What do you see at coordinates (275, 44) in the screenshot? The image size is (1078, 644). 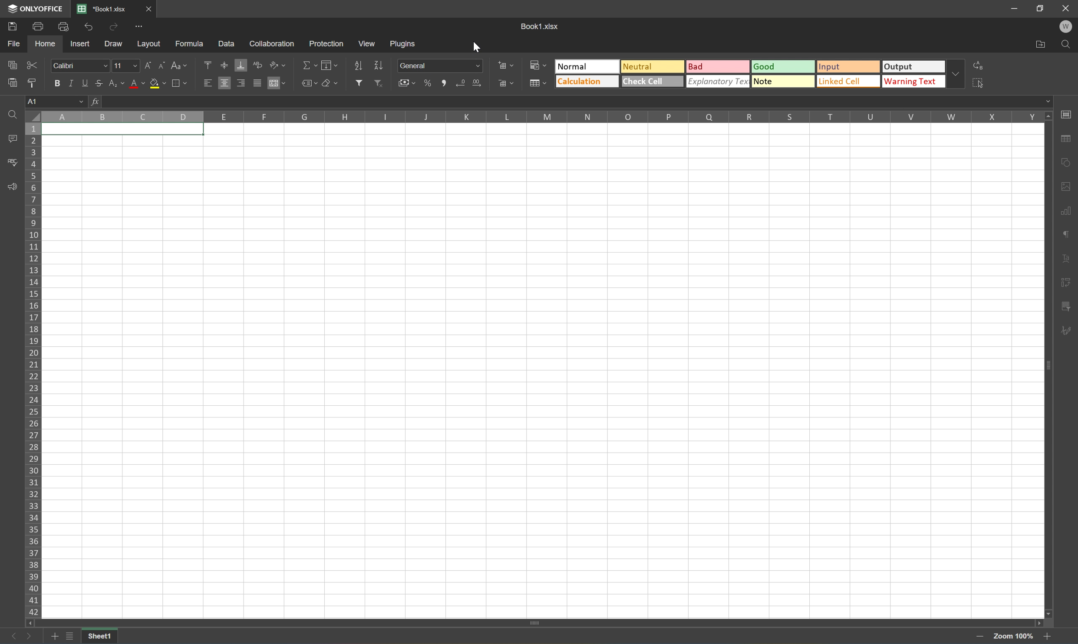 I see `Collaboration` at bounding box center [275, 44].